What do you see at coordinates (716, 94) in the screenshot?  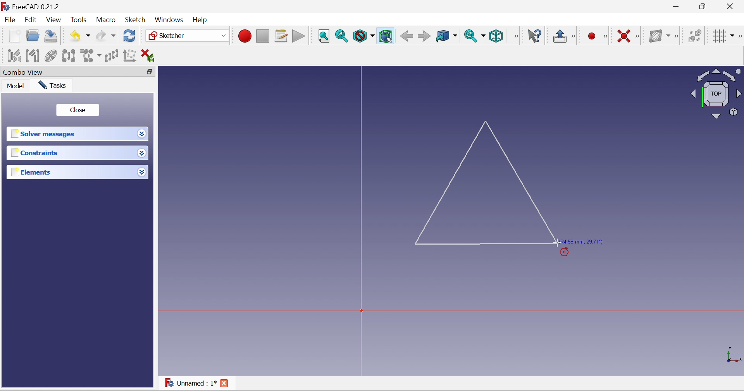 I see `Viewing angle` at bounding box center [716, 94].